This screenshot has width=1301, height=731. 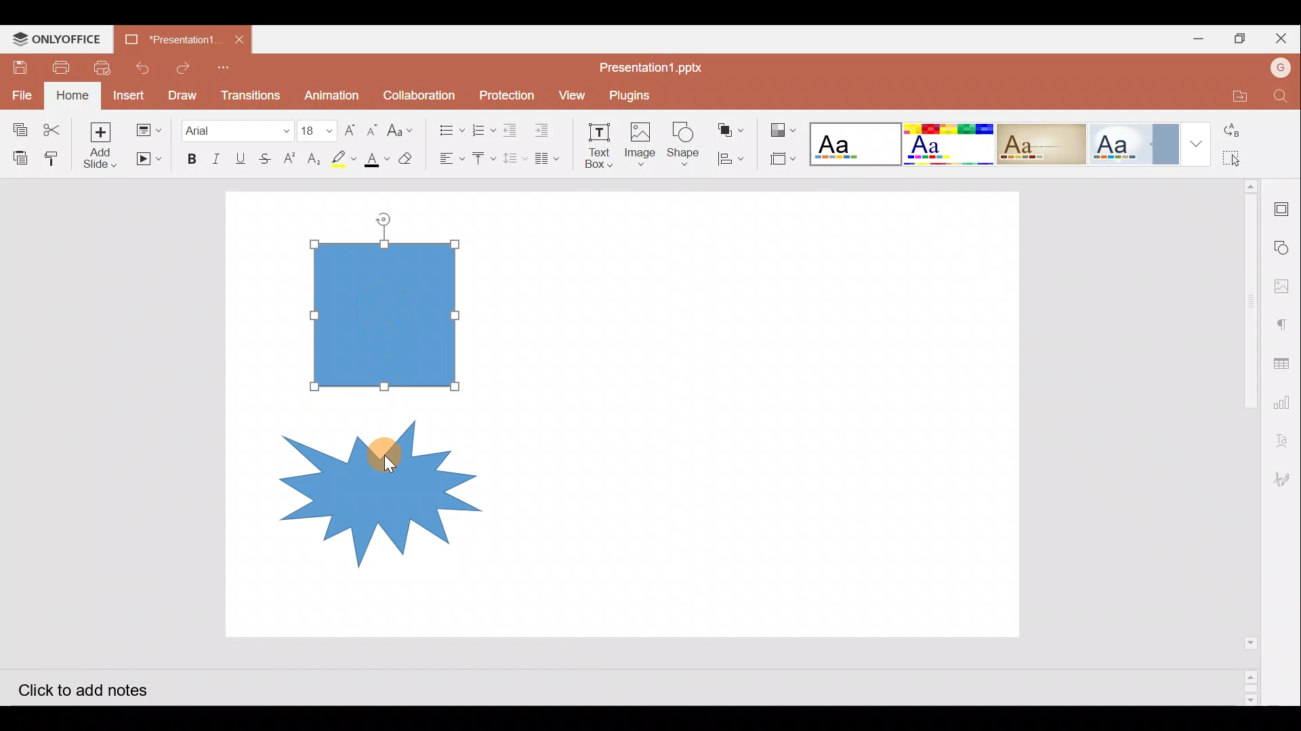 I want to click on Maximize, so click(x=1241, y=38).